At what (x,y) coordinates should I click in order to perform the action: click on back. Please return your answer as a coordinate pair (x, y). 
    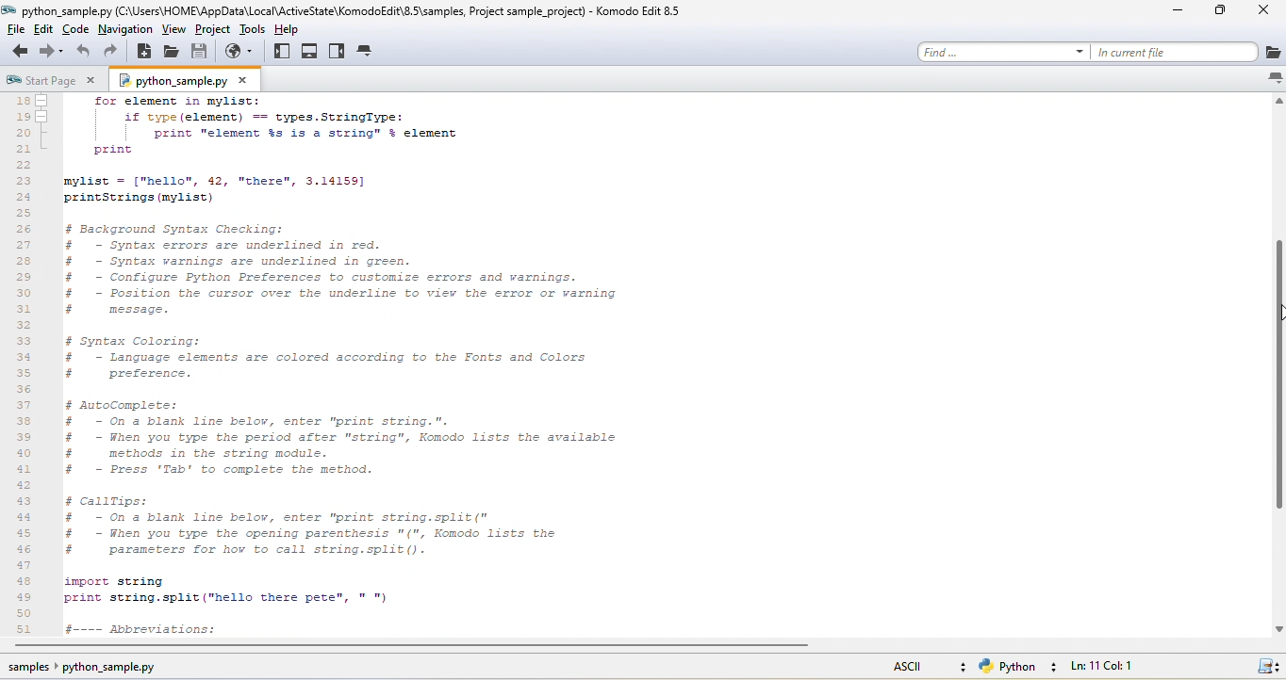
    Looking at the image, I should click on (17, 52).